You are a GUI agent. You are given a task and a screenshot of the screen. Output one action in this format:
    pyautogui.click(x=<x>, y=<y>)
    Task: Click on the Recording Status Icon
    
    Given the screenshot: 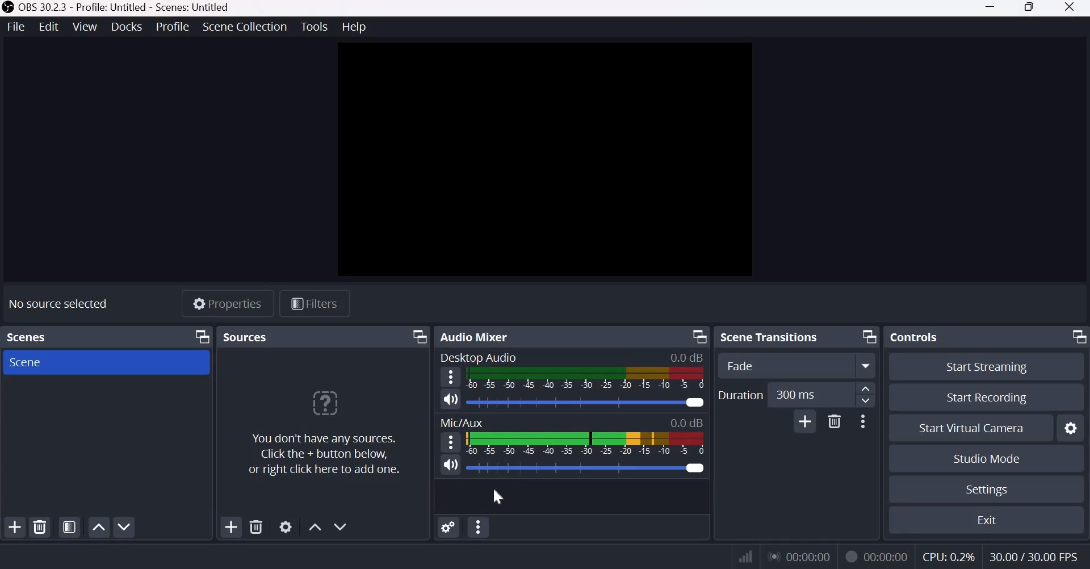 What is the action you would take?
    pyautogui.click(x=851, y=557)
    